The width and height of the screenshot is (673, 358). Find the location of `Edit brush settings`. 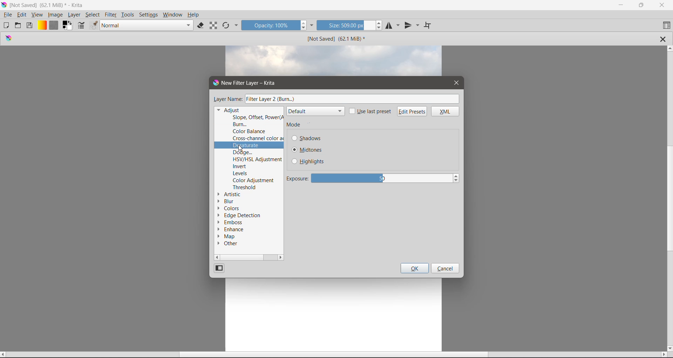

Edit brush settings is located at coordinates (81, 26).